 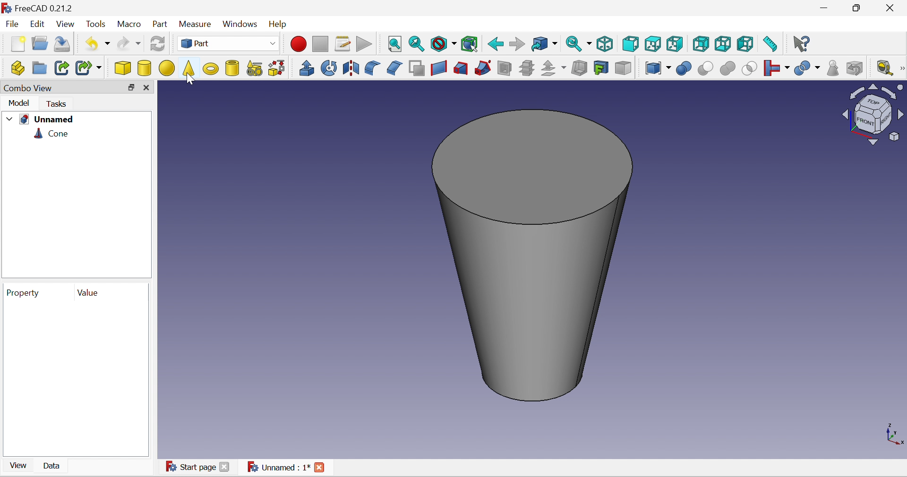 I want to click on Unnamed, so click(x=42, y=119).